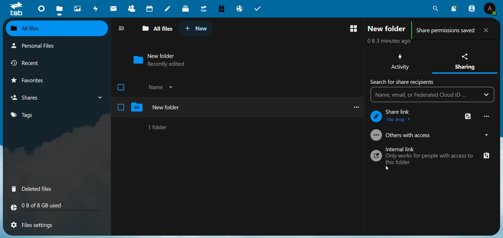  I want to click on Notification, so click(454, 9).